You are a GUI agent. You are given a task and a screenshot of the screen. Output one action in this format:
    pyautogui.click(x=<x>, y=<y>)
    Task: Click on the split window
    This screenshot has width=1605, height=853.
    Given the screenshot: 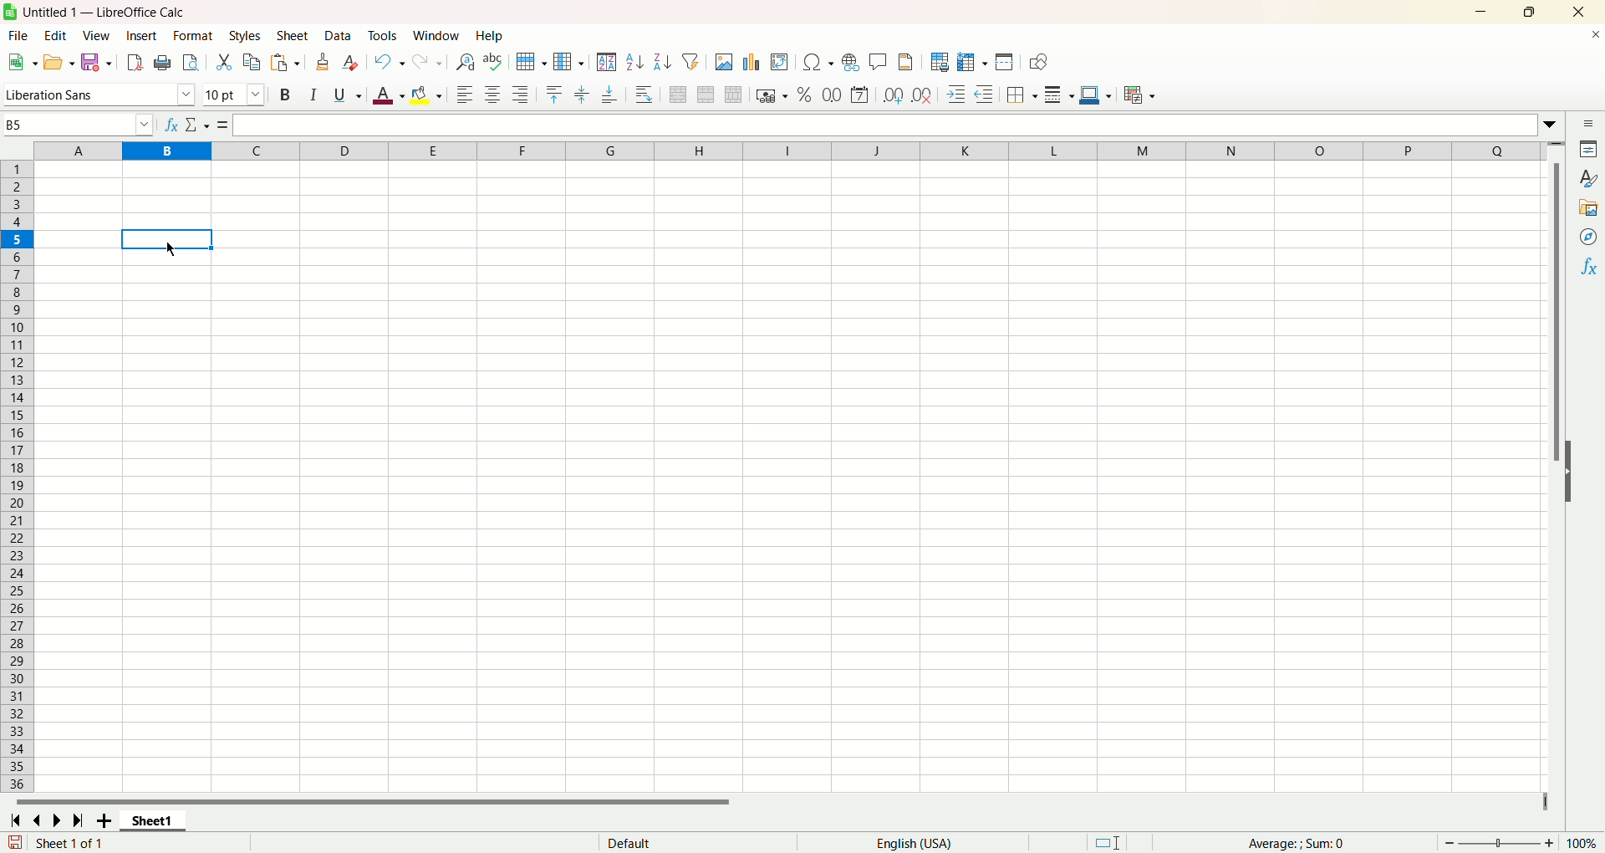 What is the action you would take?
    pyautogui.click(x=1003, y=64)
    